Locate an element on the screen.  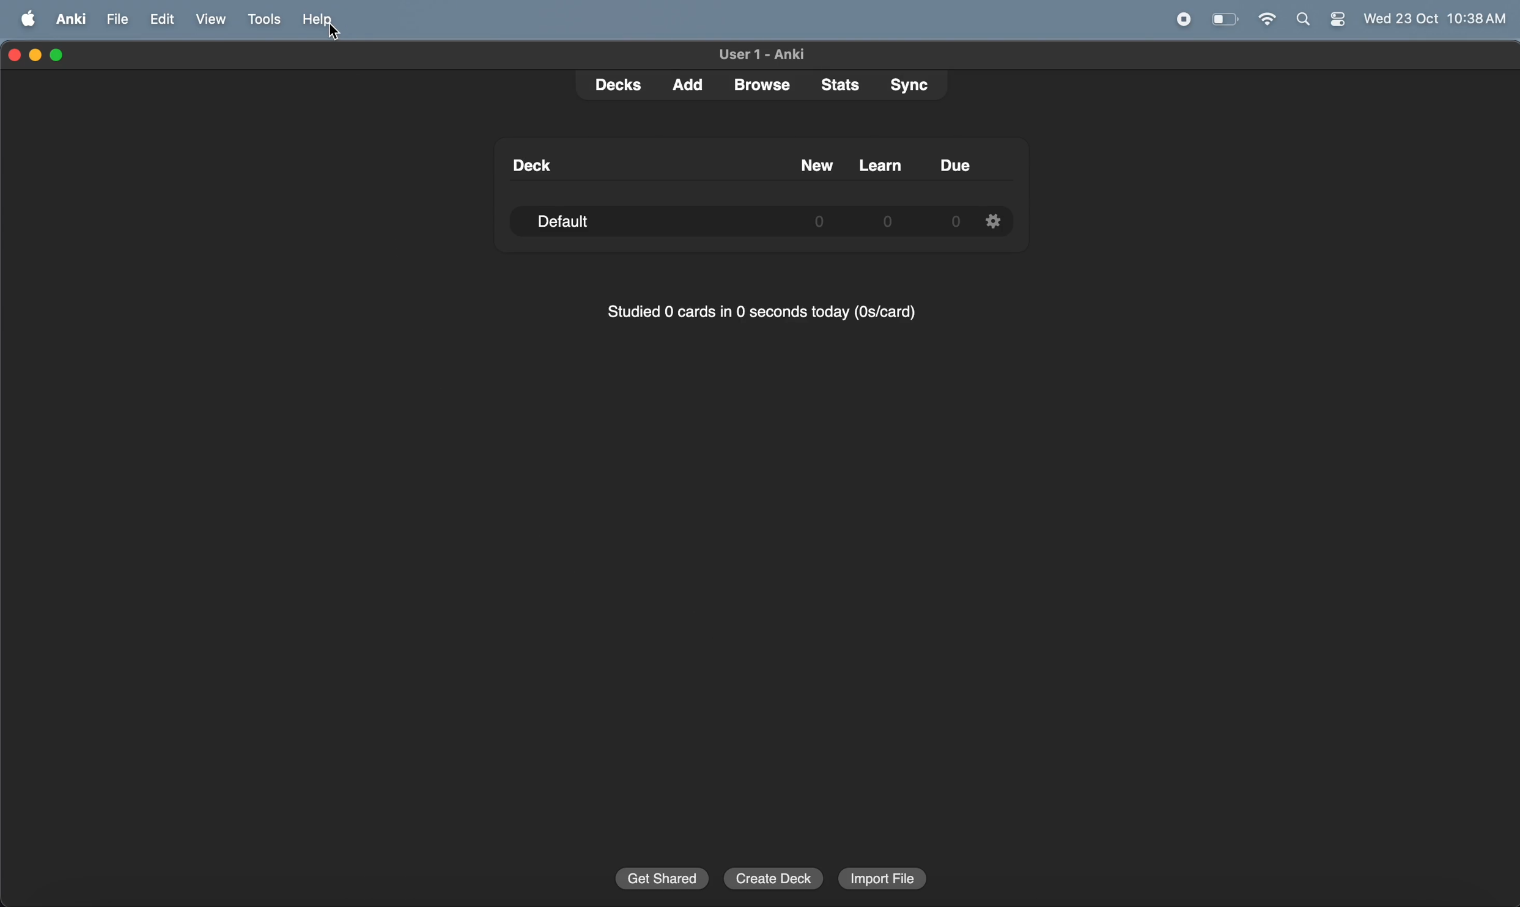
view is located at coordinates (207, 20).